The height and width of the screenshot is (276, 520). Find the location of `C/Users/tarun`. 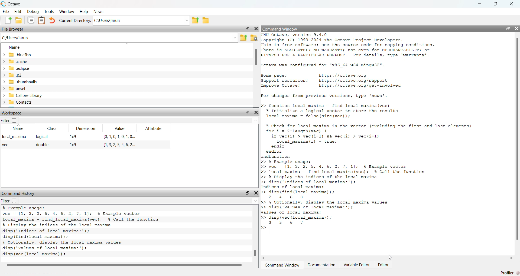

C/Users/tarun is located at coordinates (17, 38).